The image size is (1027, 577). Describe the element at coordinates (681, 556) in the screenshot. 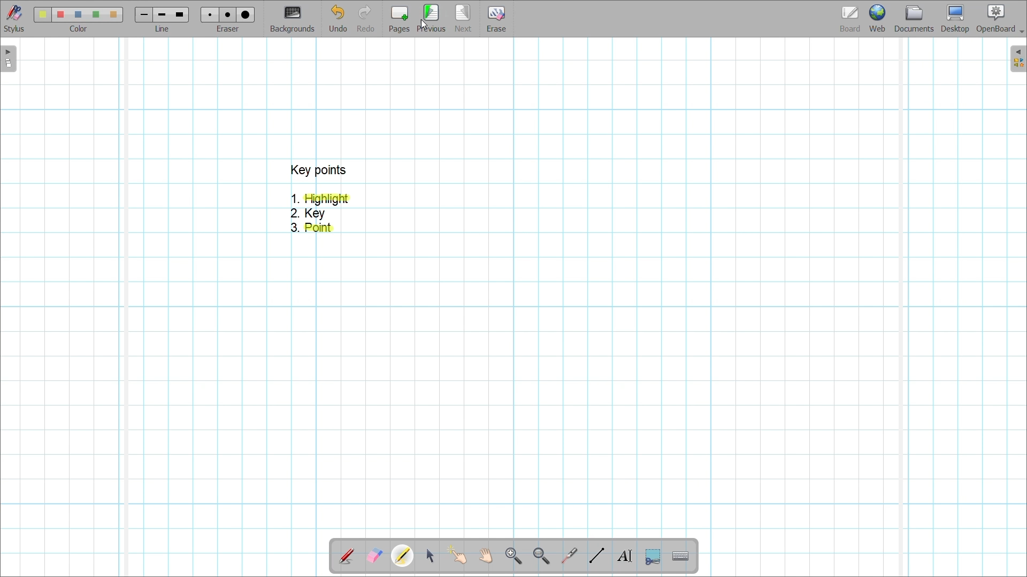

I see `Display virtual keyboard` at that location.